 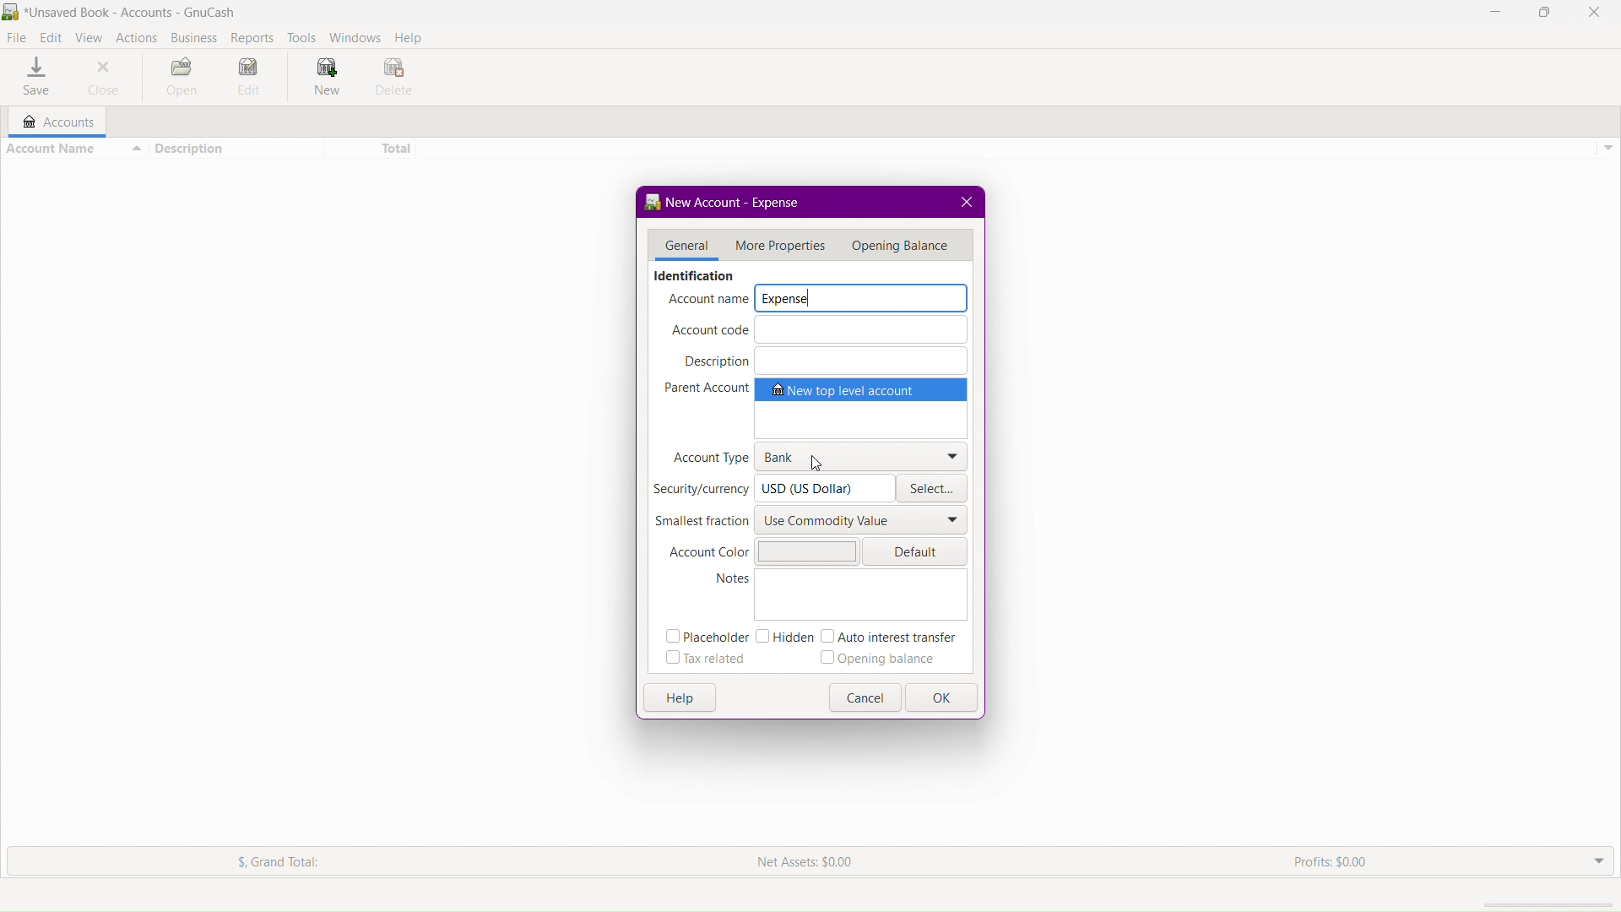 What do you see at coordinates (323, 79) in the screenshot?
I see `New` at bounding box center [323, 79].